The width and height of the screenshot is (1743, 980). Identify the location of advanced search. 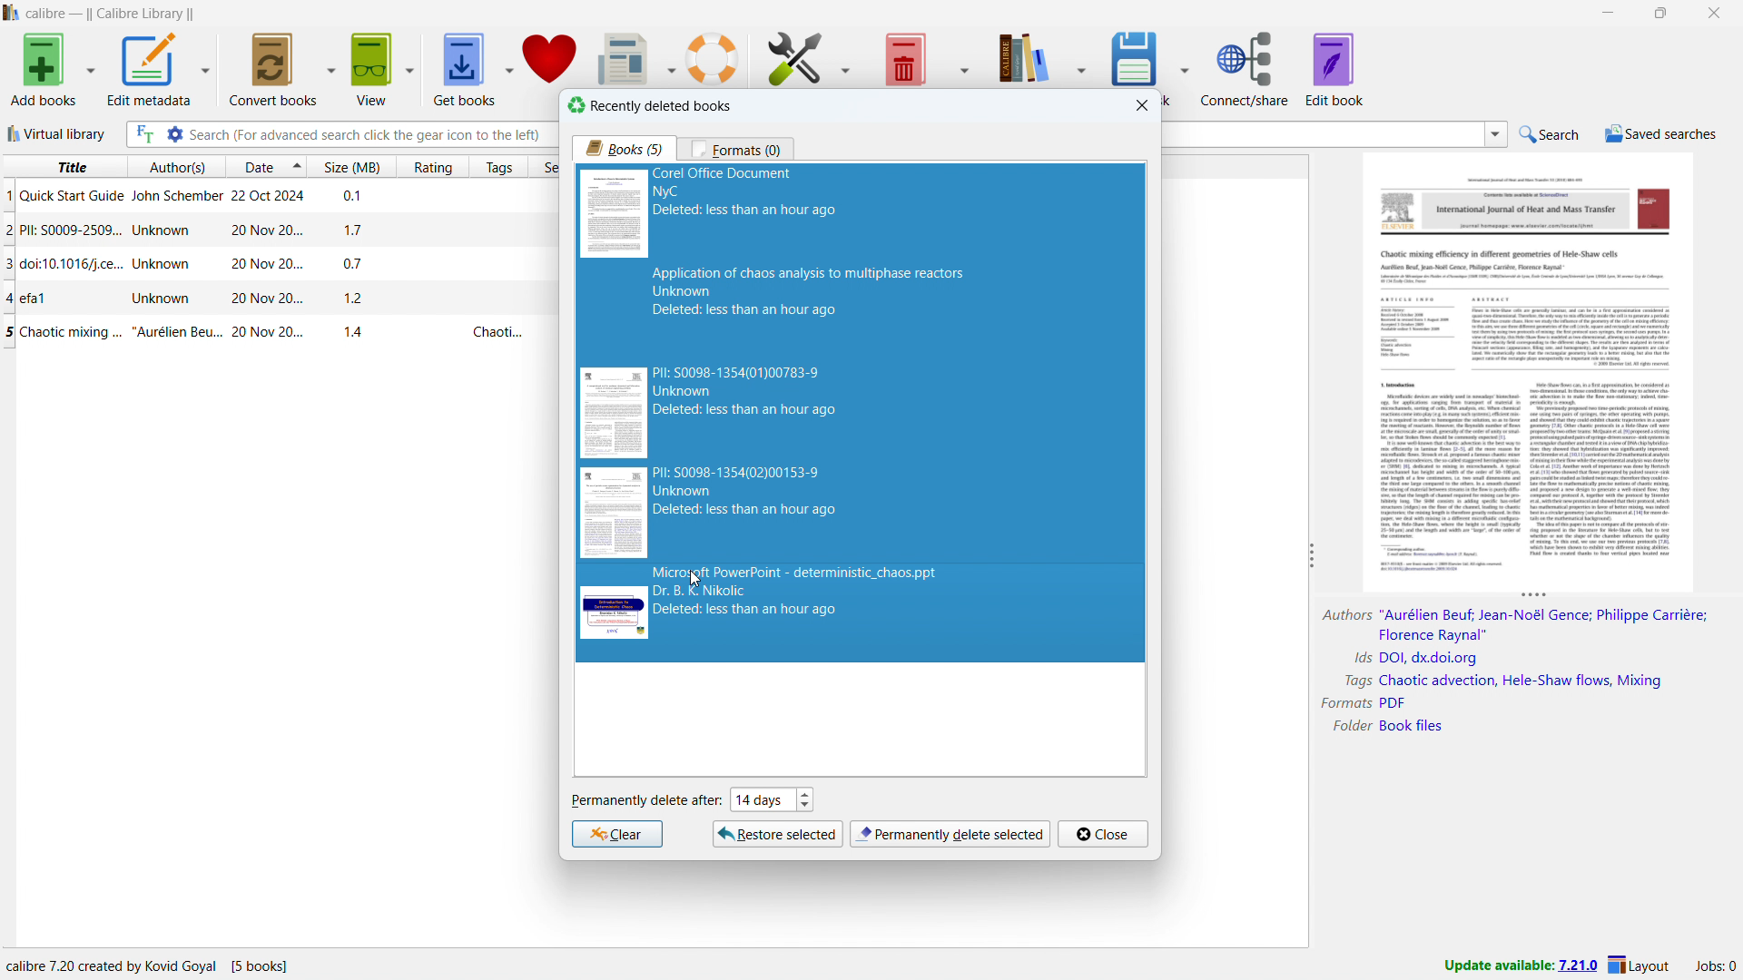
(174, 134).